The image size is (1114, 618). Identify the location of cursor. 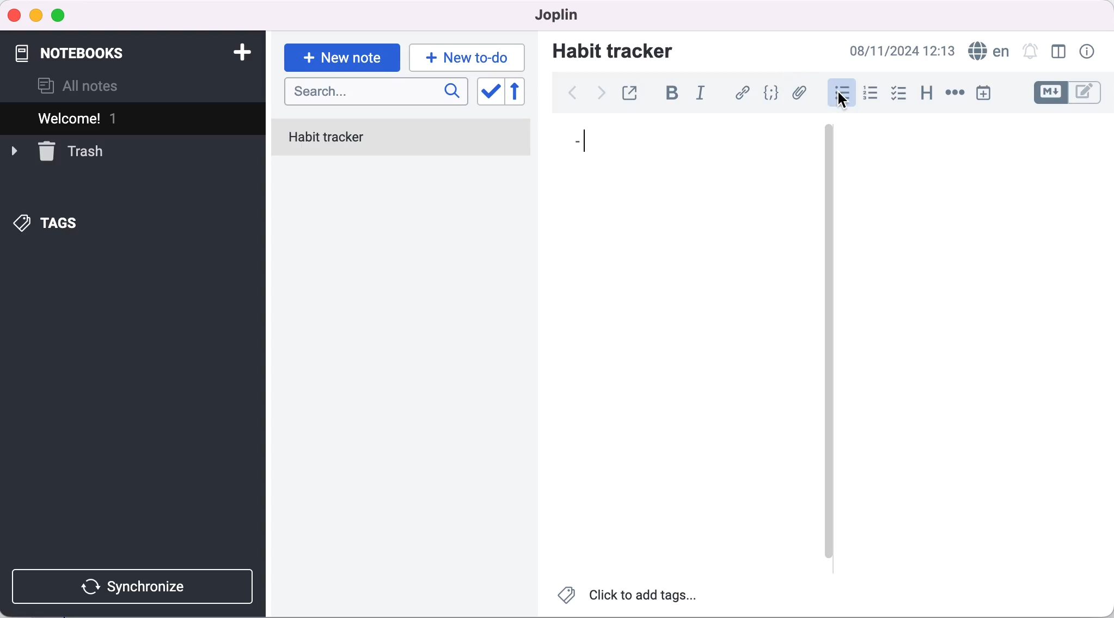
(843, 101).